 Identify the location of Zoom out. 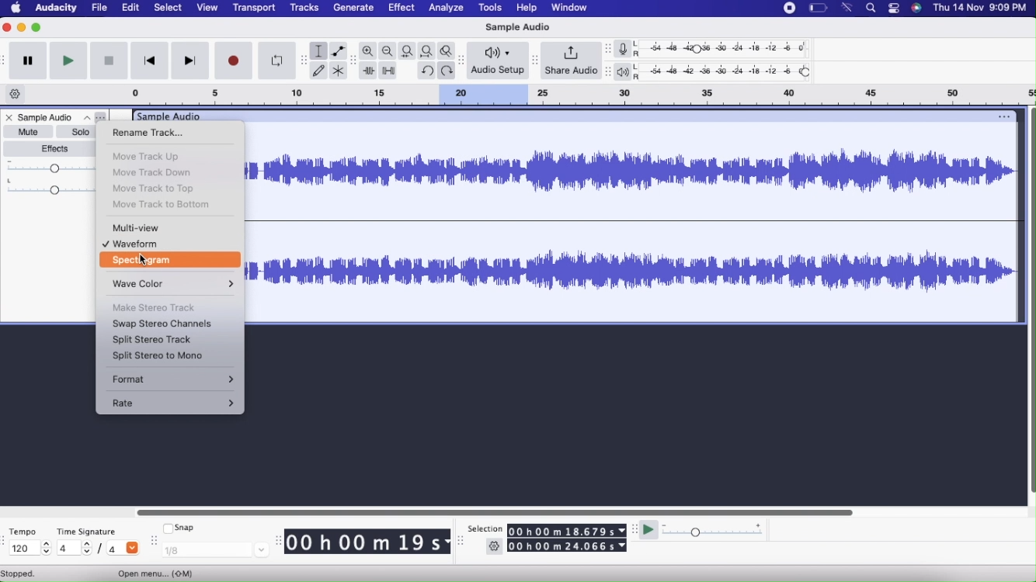
(387, 50).